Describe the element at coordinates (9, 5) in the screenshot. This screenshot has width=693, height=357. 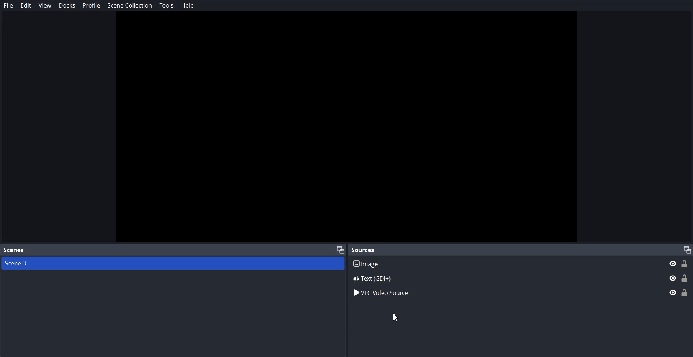
I see `File` at that location.